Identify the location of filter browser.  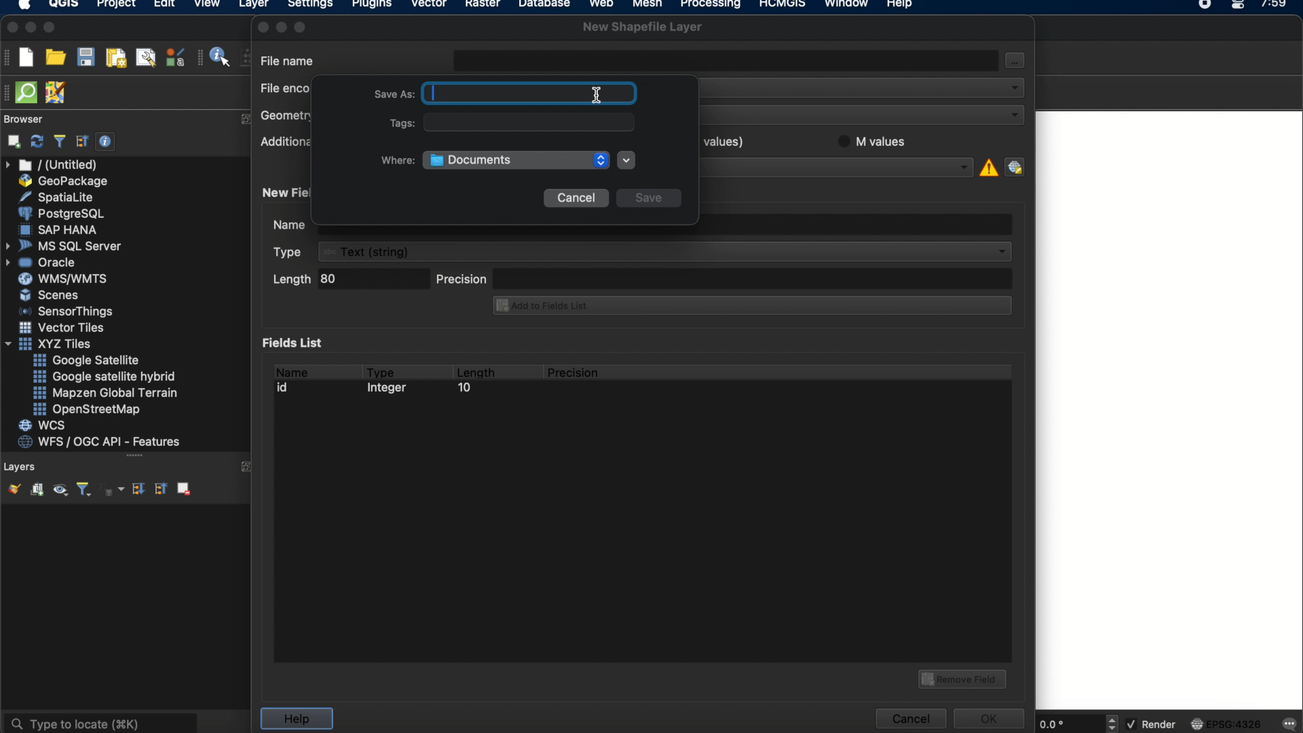
(59, 141).